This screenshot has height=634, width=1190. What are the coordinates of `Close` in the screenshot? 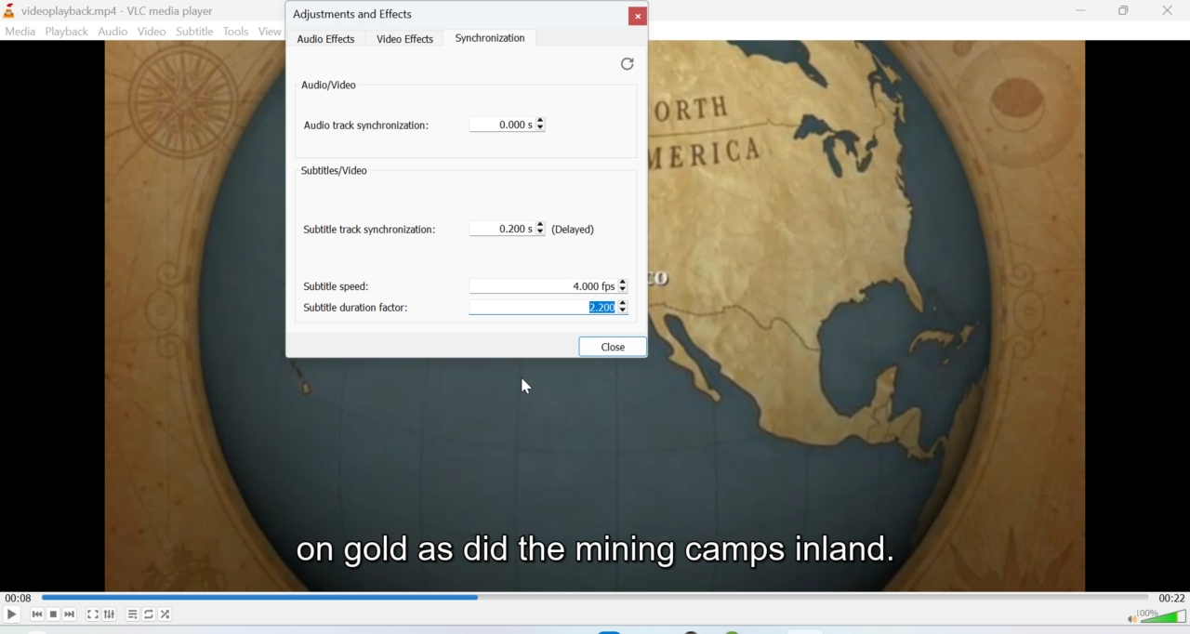 It's located at (1170, 10).